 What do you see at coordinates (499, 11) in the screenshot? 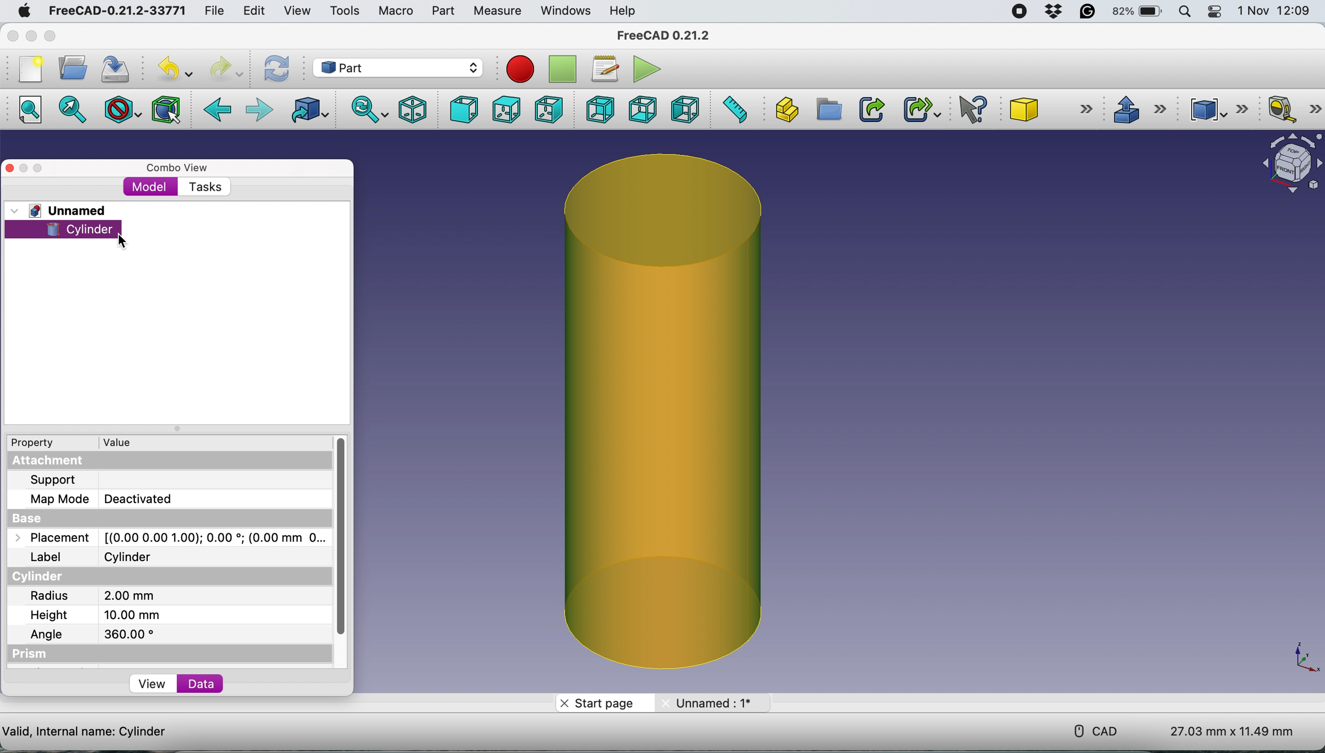
I see `measure` at bounding box center [499, 11].